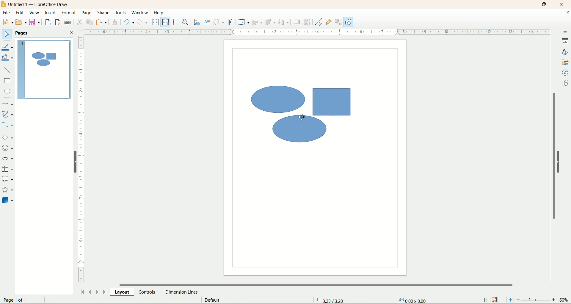  I want to click on ellipse, so click(7, 92).